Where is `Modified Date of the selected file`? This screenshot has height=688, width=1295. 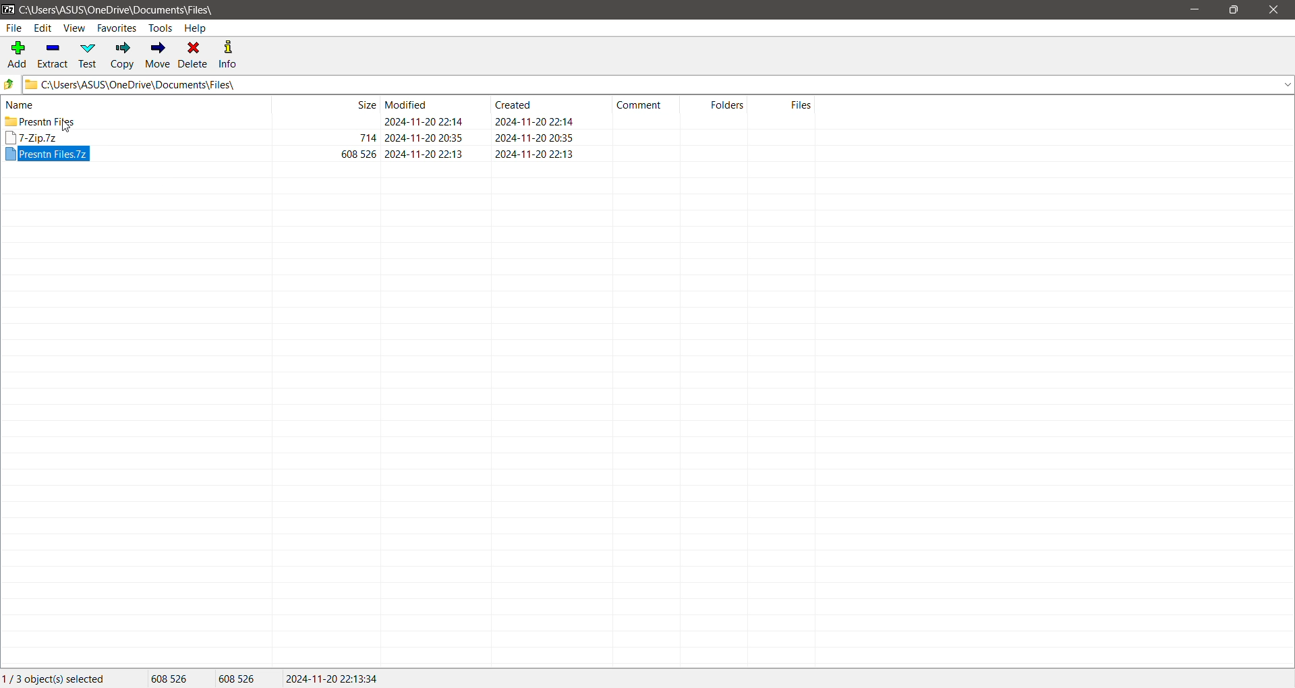
Modified Date of the selected file is located at coordinates (333, 679).